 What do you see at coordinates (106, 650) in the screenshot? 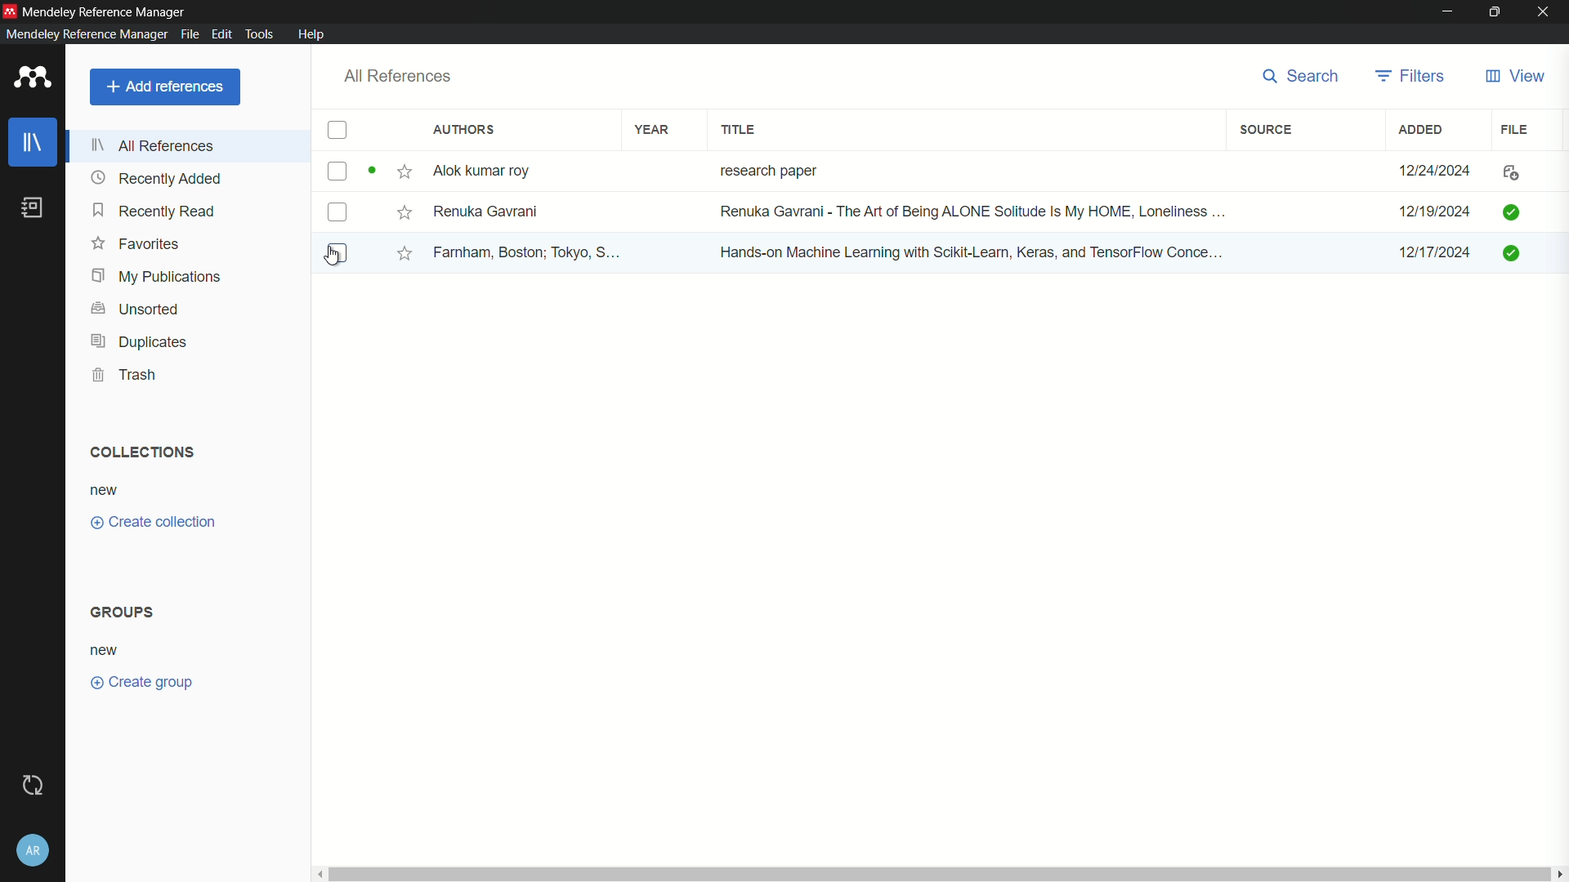
I see `new` at bounding box center [106, 650].